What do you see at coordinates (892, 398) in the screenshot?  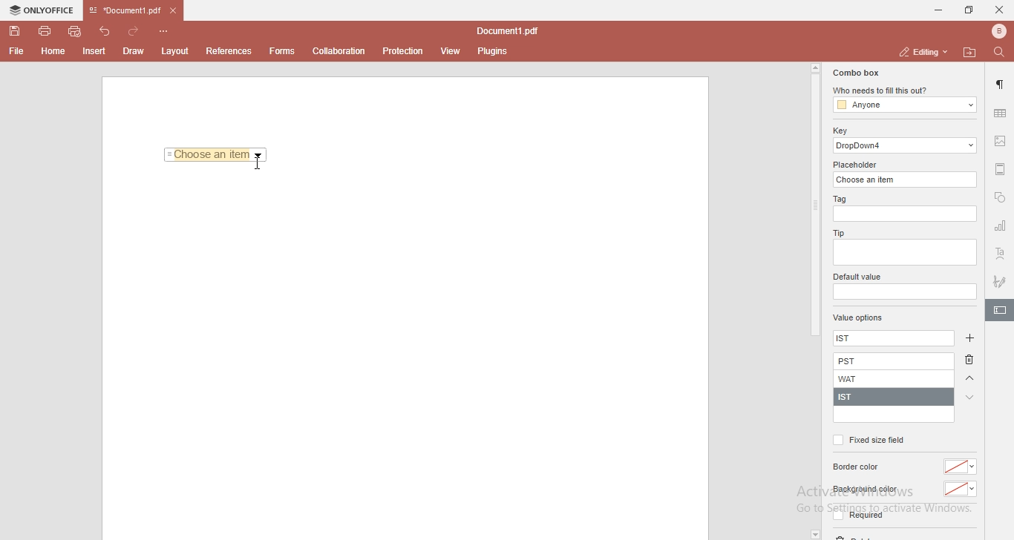 I see `IST added` at bounding box center [892, 398].